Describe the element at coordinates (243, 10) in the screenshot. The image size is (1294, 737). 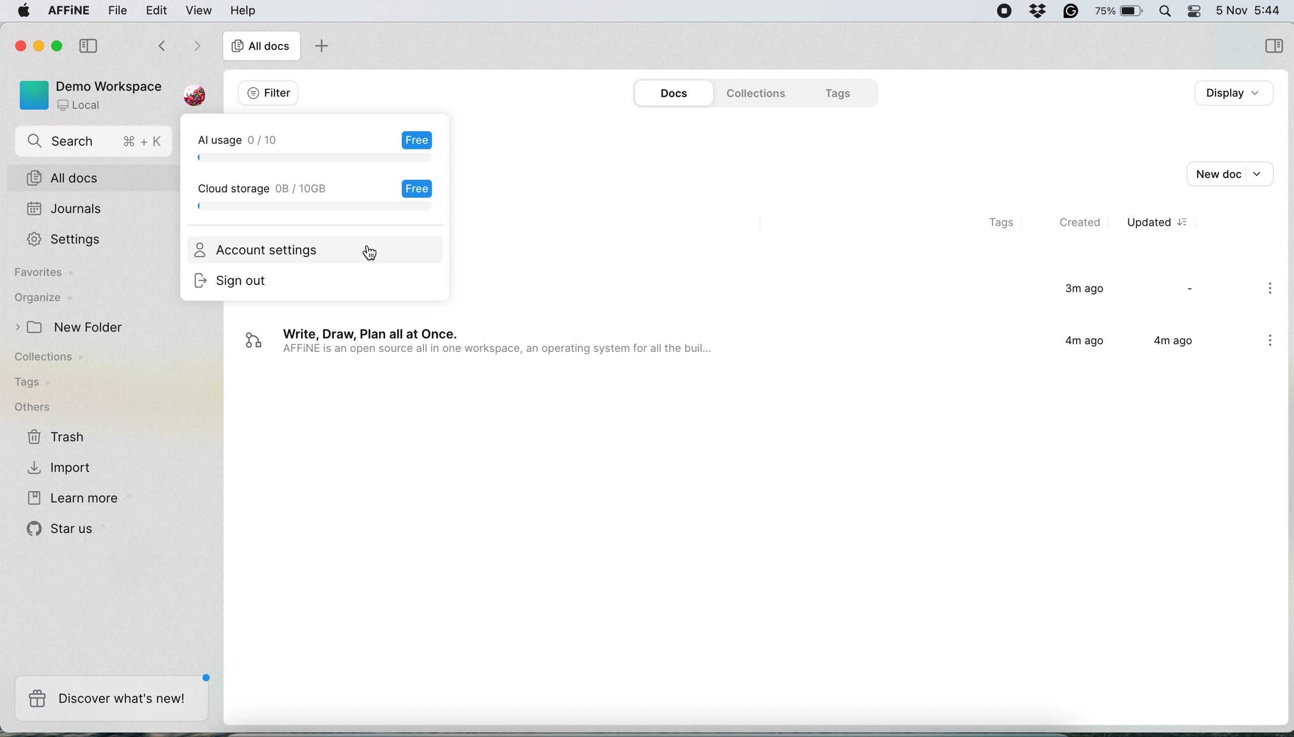
I see `help` at that location.